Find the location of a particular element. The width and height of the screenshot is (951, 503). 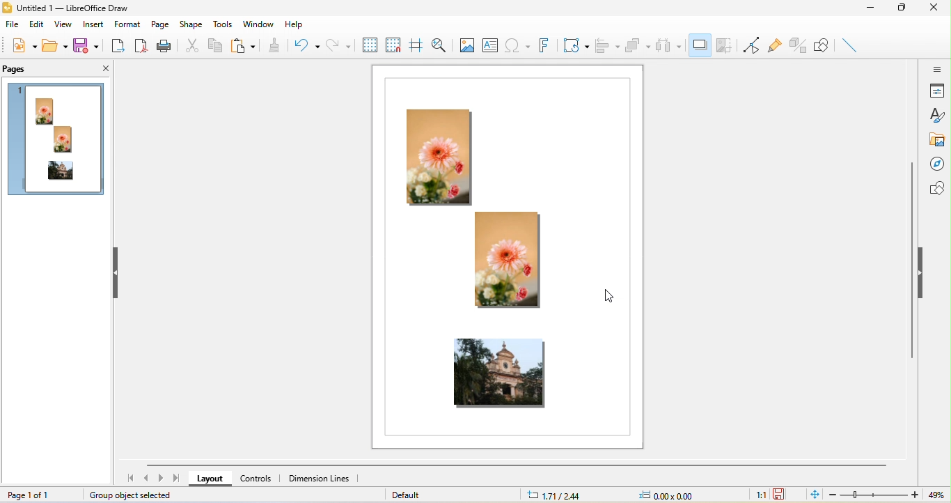

first page is located at coordinates (128, 479).